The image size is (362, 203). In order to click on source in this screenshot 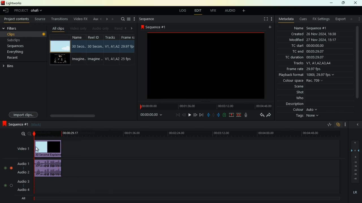, I will do `click(41, 19)`.